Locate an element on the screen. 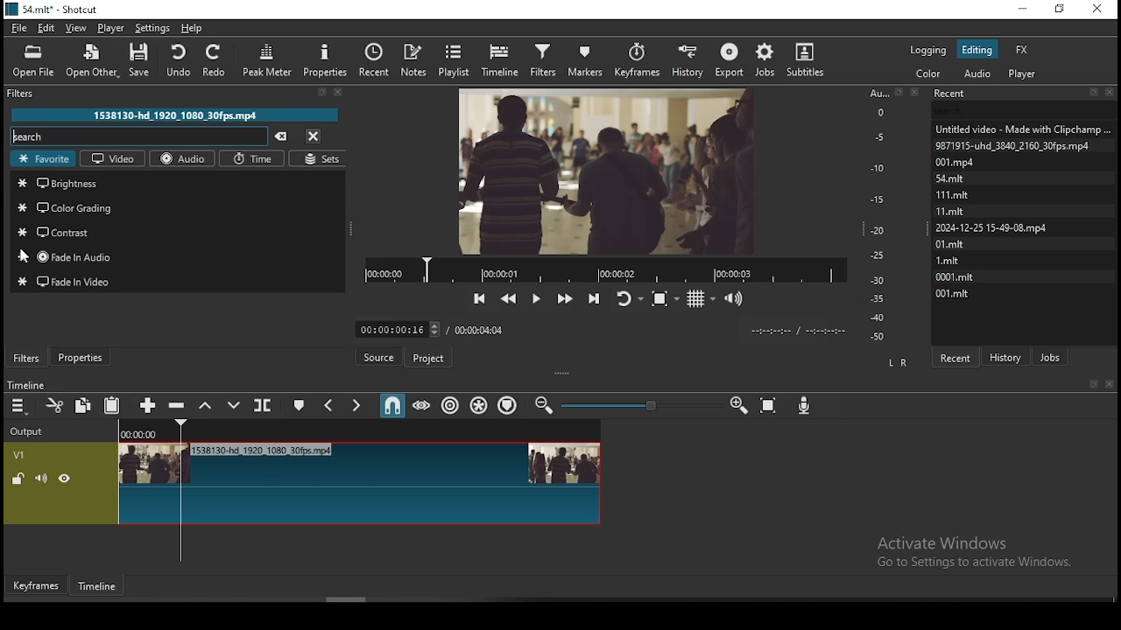 The height and width of the screenshot is (630, 1121). restore is located at coordinates (1061, 11).